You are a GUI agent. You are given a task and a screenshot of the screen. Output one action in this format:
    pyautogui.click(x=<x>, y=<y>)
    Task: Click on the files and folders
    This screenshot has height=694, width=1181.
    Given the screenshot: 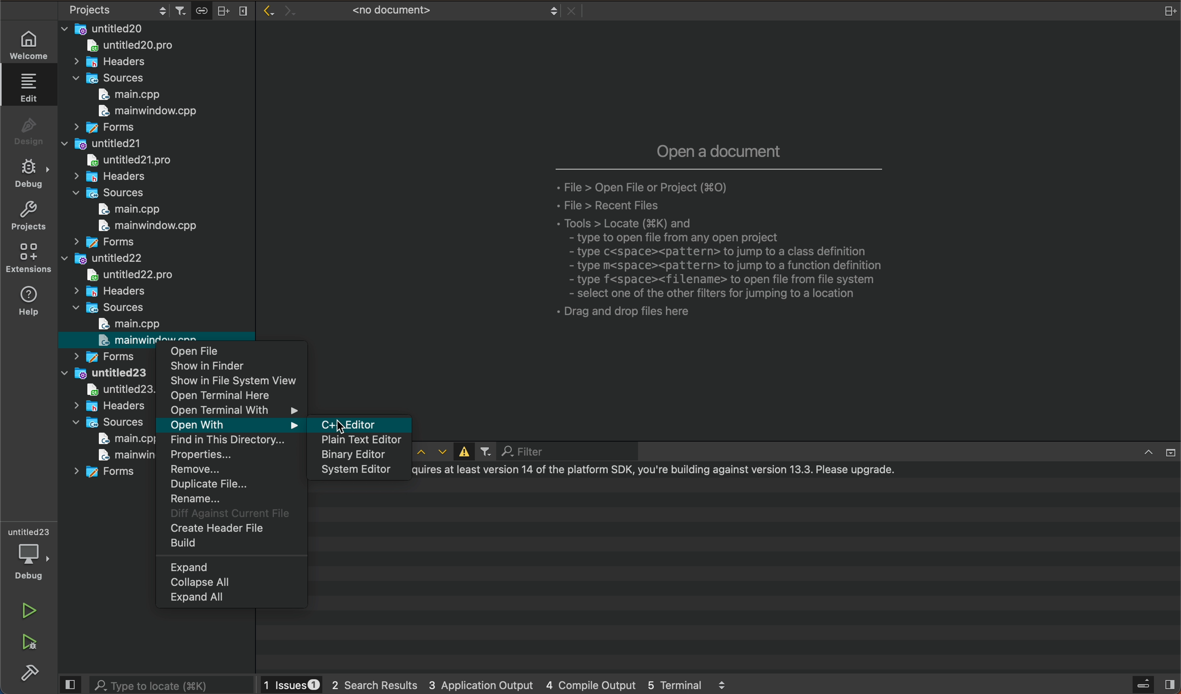 What is the action you would take?
    pyautogui.click(x=155, y=28)
    